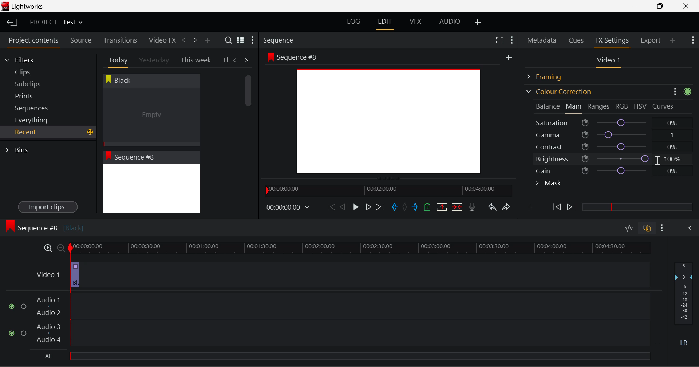 The image size is (699, 367). What do you see at coordinates (610, 62) in the screenshot?
I see `Video 1 Settings` at bounding box center [610, 62].